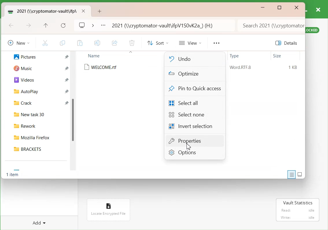 The width and height of the screenshot is (328, 230). I want to click on Delete, so click(132, 44).